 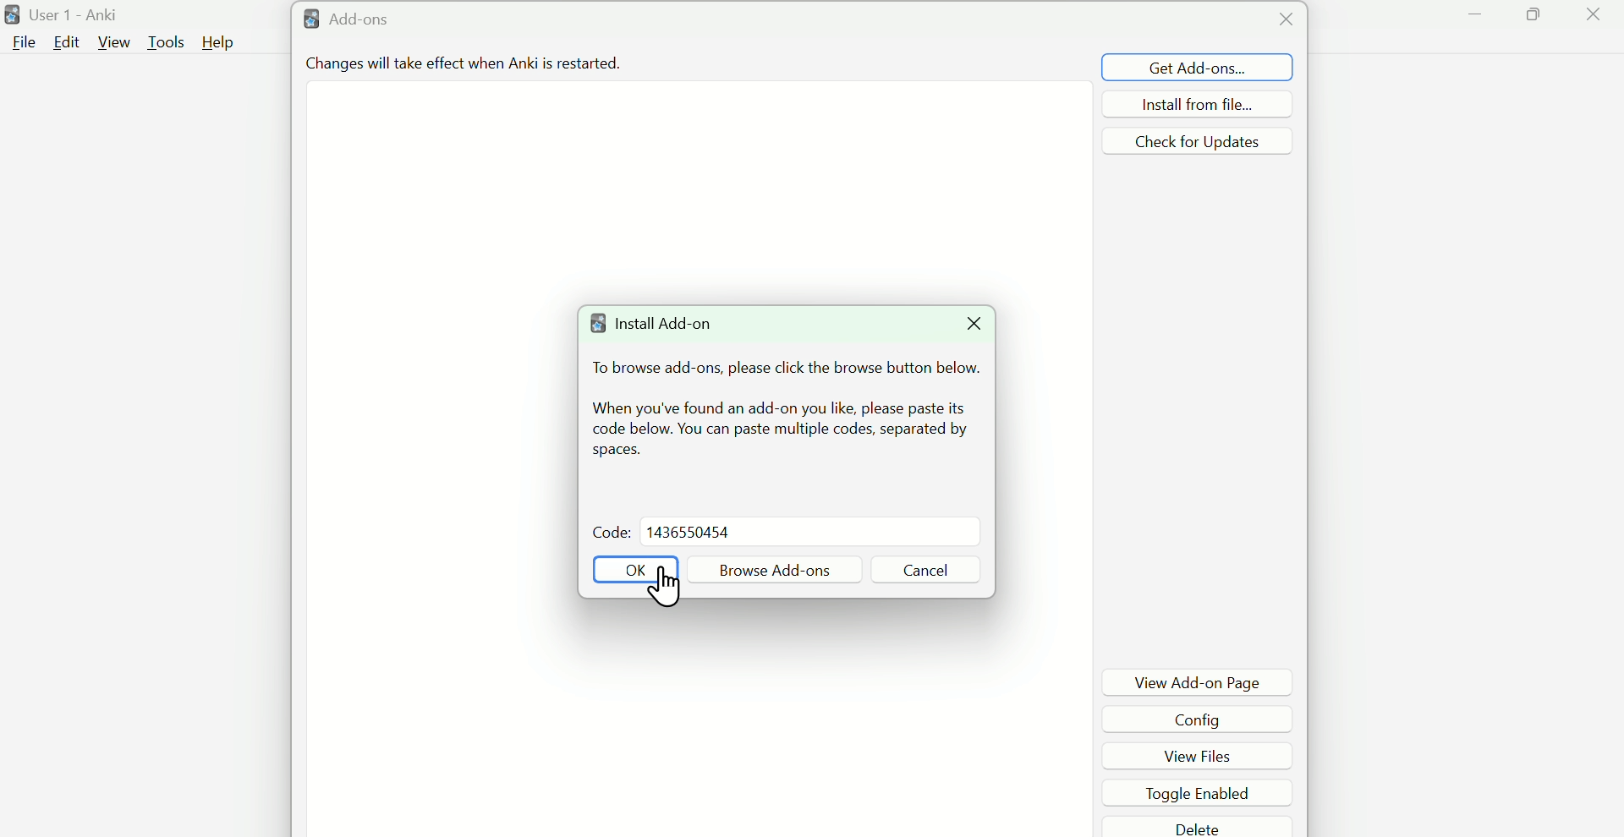 What do you see at coordinates (924, 570) in the screenshot?
I see `Cancel` at bounding box center [924, 570].